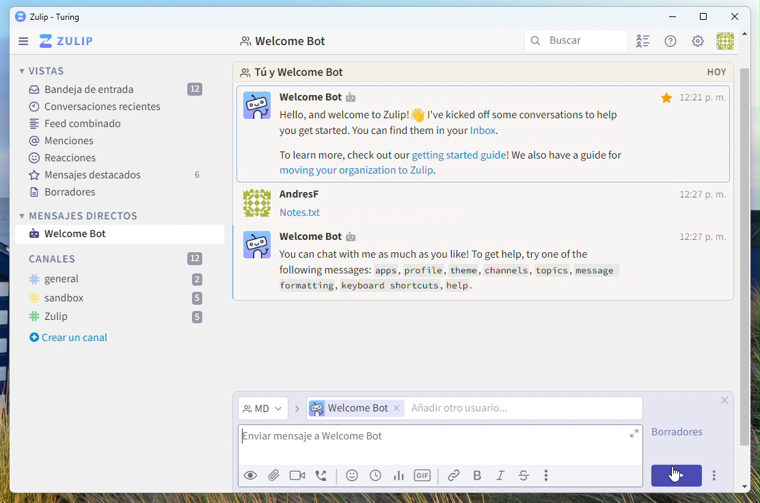 The height and width of the screenshot is (503, 760). Describe the element at coordinates (263, 409) in the screenshot. I see `direct messages` at that location.